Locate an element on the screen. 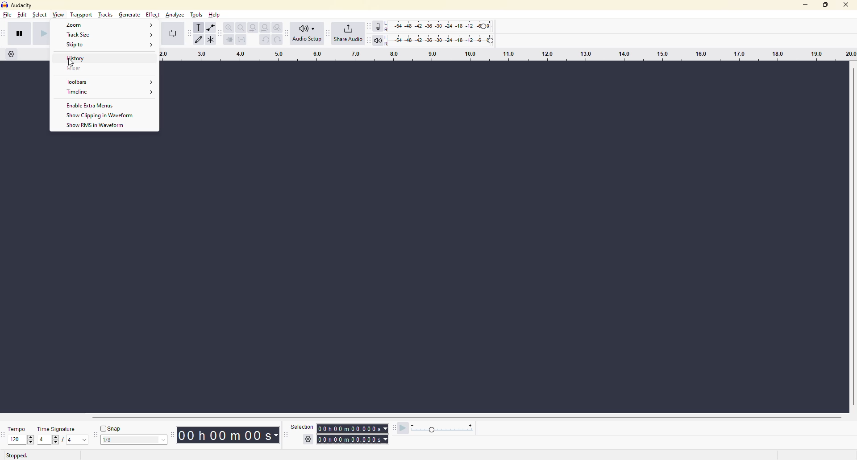 The image size is (857, 460). value is located at coordinates (77, 440).